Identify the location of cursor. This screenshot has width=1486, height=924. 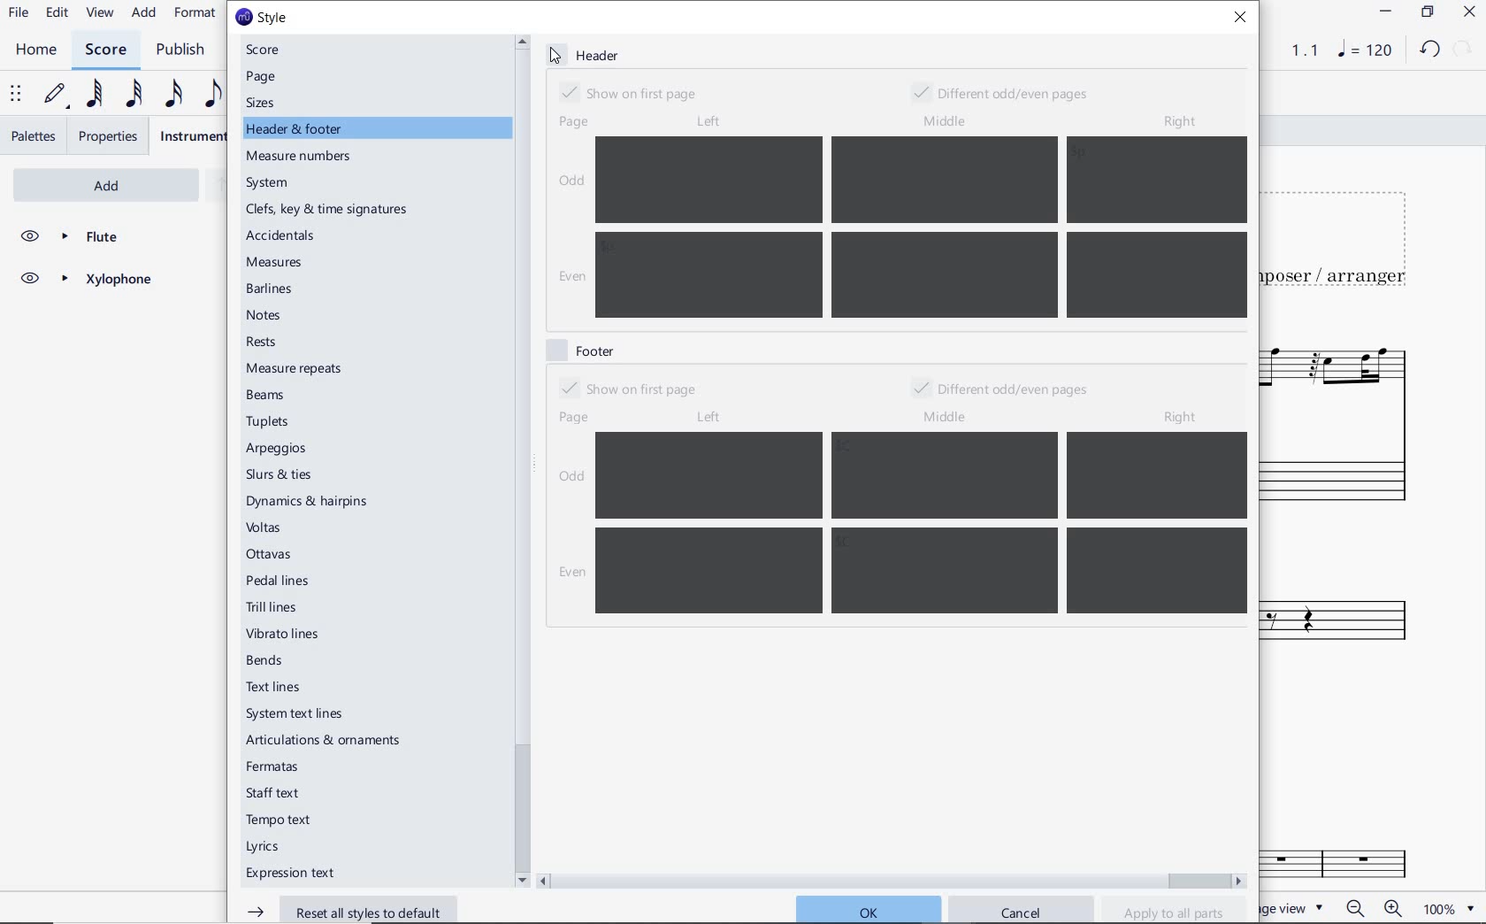
(558, 54).